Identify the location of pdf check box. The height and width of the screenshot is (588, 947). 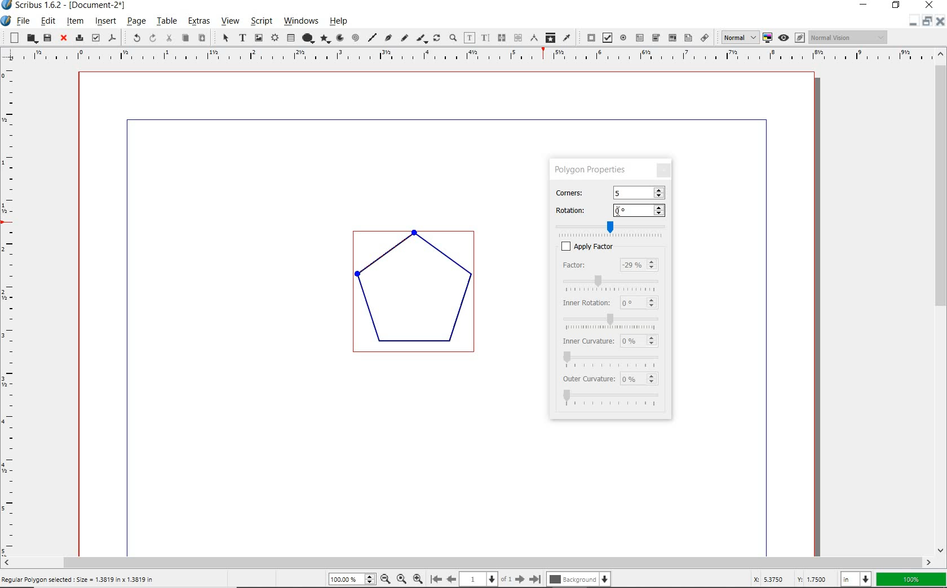
(606, 38).